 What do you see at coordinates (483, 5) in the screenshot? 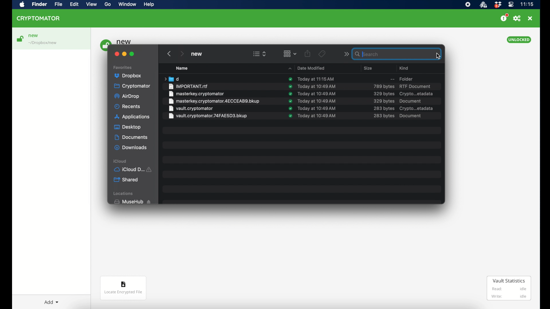
I see `cryptomatoricon` at bounding box center [483, 5].